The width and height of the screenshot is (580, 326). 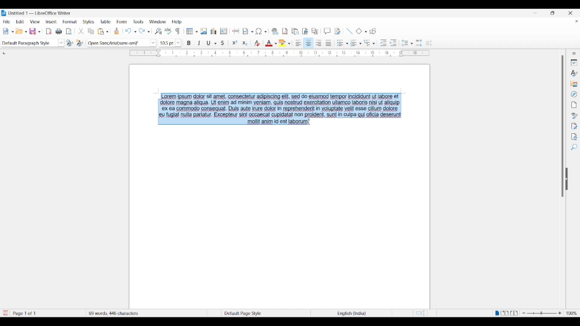 What do you see at coordinates (572, 313) in the screenshot?
I see `100%` at bounding box center [572, 313].